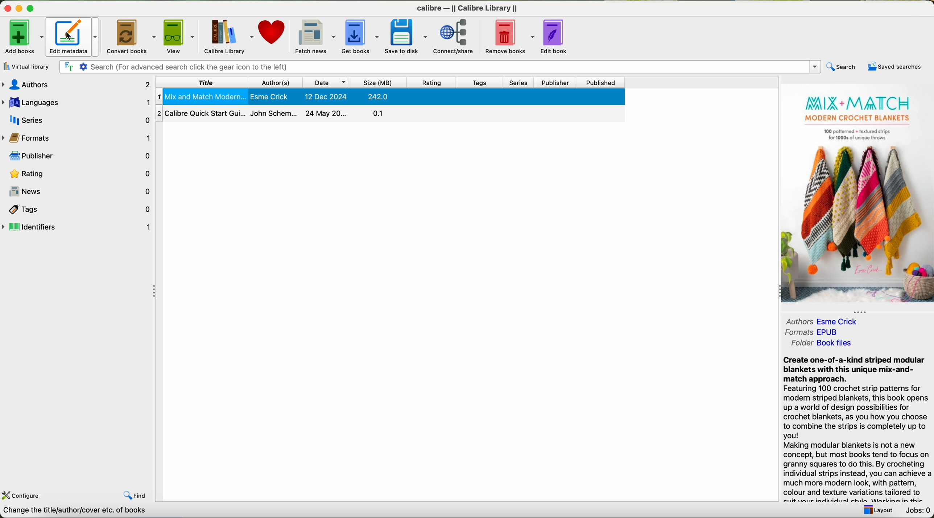  Describe the element at coordinates (813, 332) in the screenshot. I see `formats` at that location.